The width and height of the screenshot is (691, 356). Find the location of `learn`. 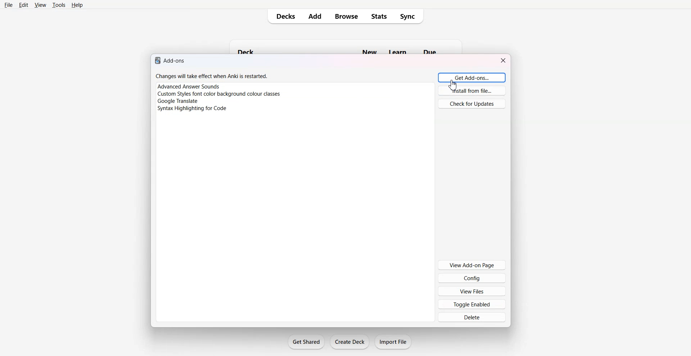

learn is located at coordinates (398, 51).